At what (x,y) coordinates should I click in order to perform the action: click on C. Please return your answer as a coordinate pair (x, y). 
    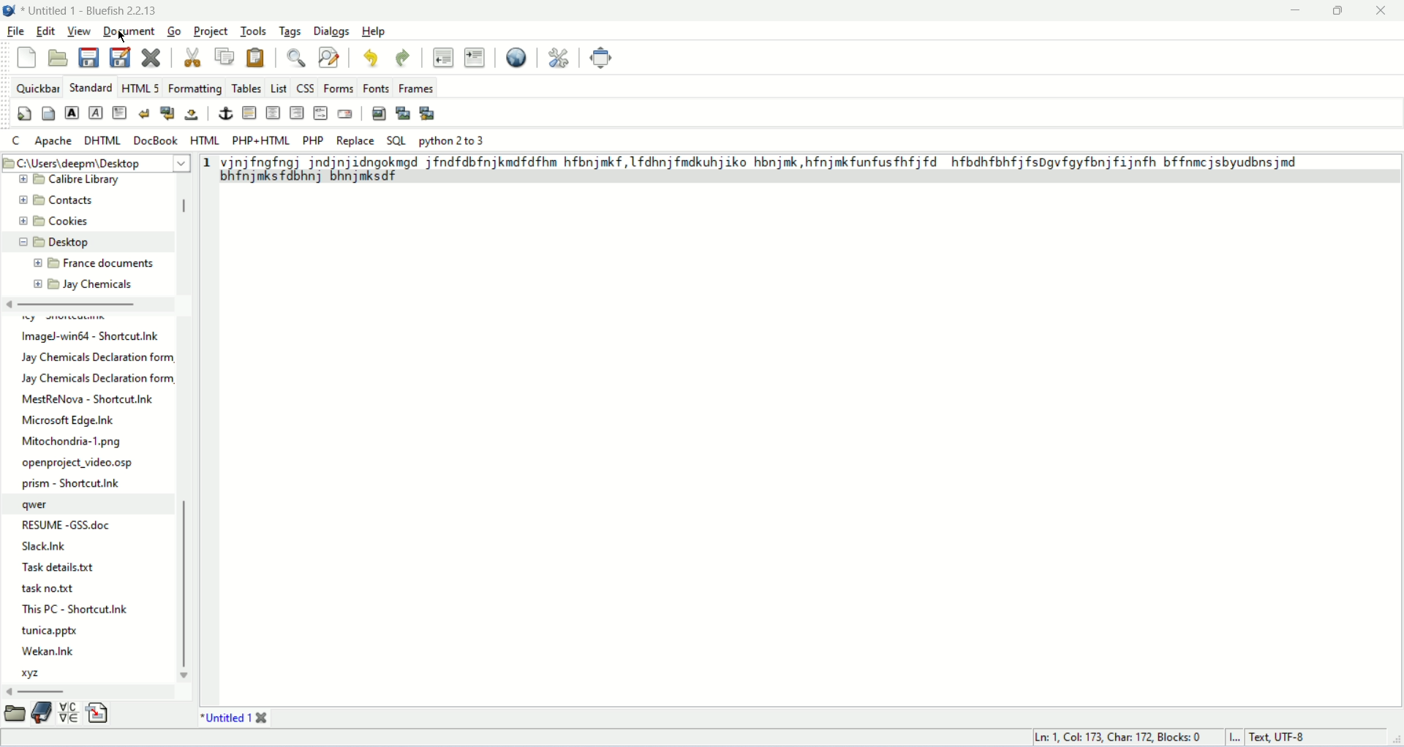
    Looking at the image, I should click on (17, 139).